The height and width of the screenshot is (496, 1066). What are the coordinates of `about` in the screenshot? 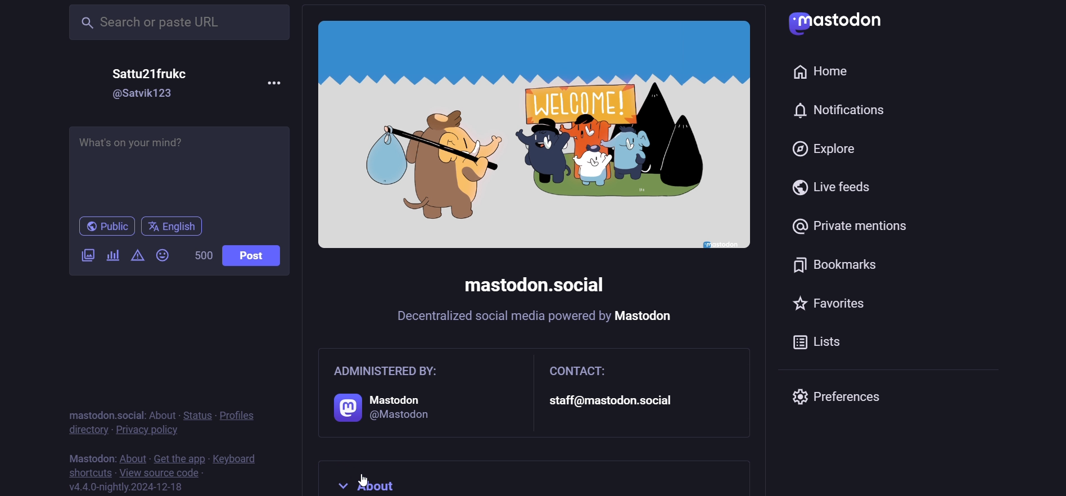 It's located at (132, 457).